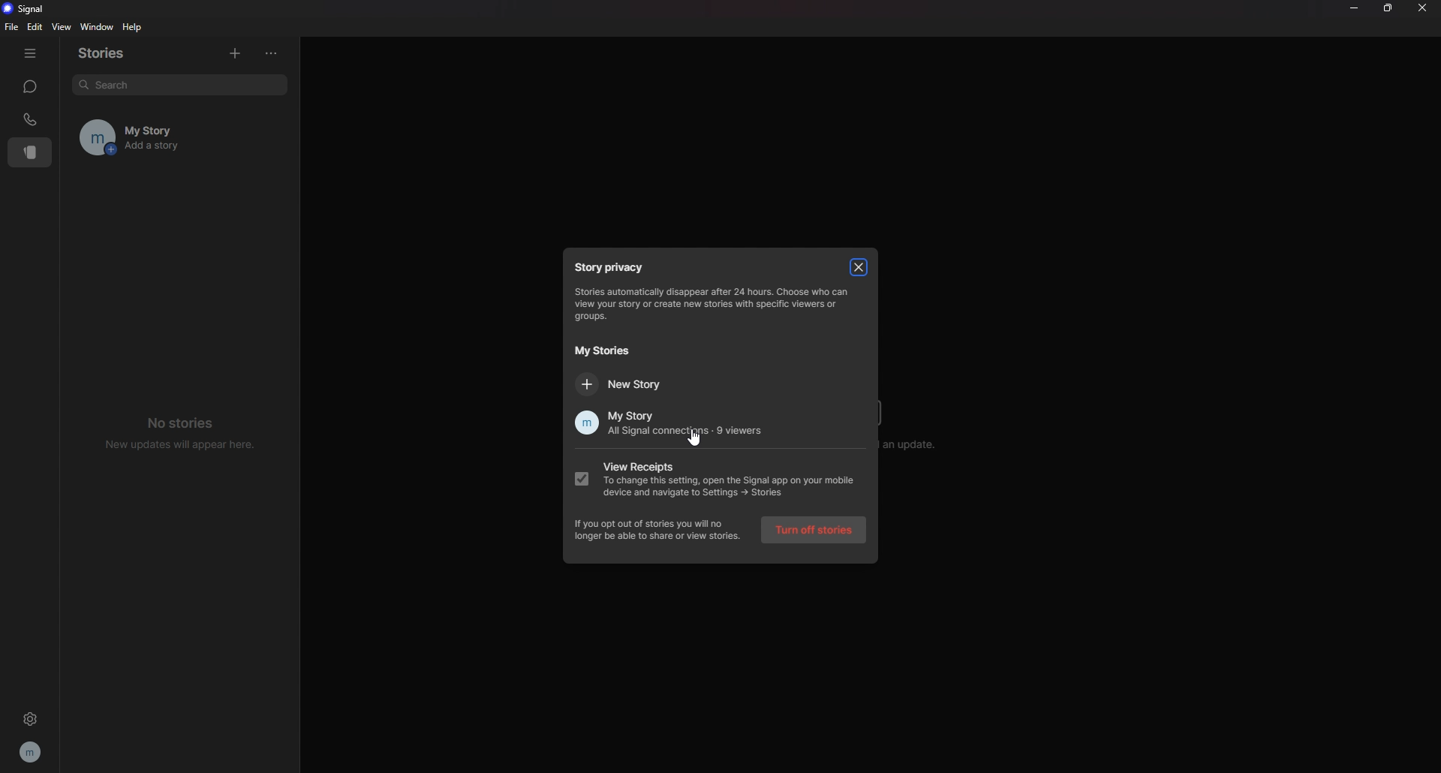  Describe the element at coordinates (1389, 9) in the screenshot. I see `resize` at that location.